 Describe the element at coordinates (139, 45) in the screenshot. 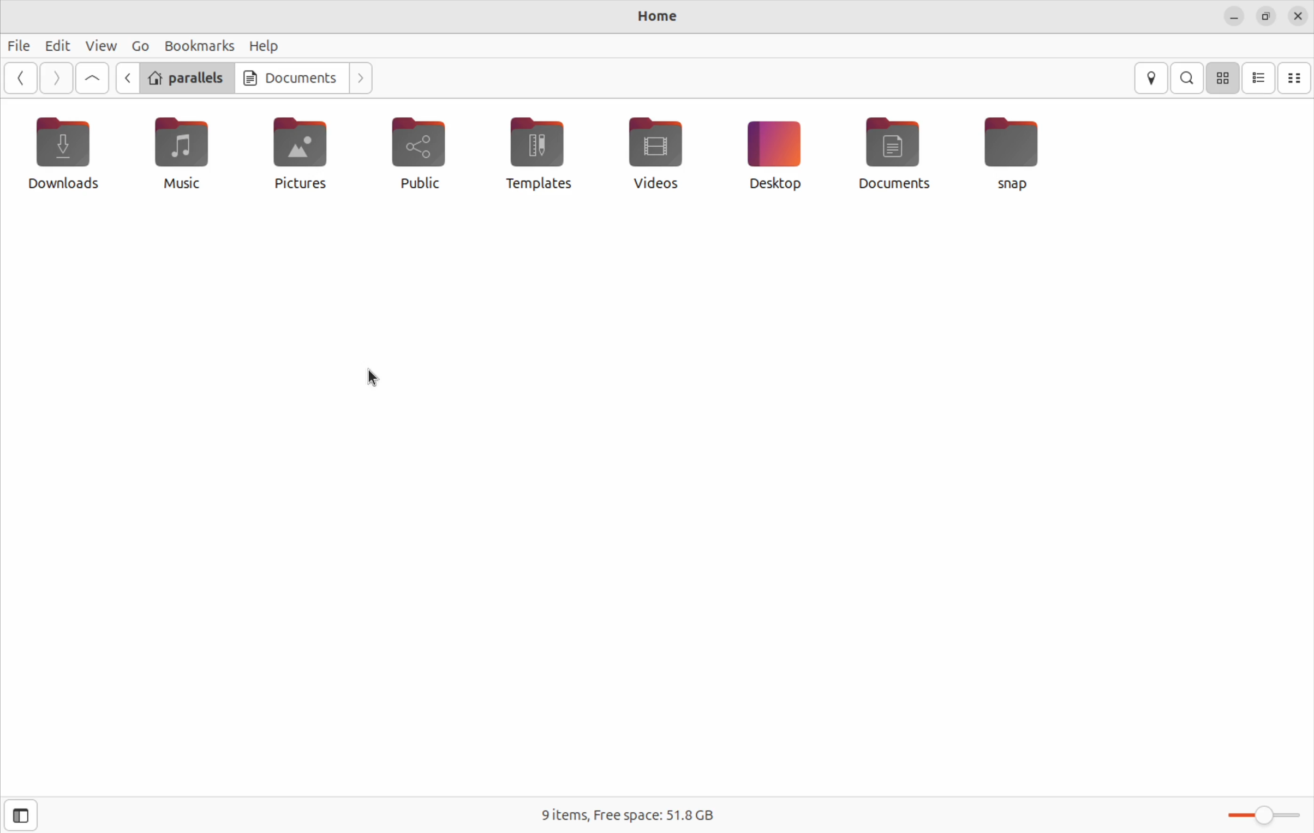

I see `Go` at that location.